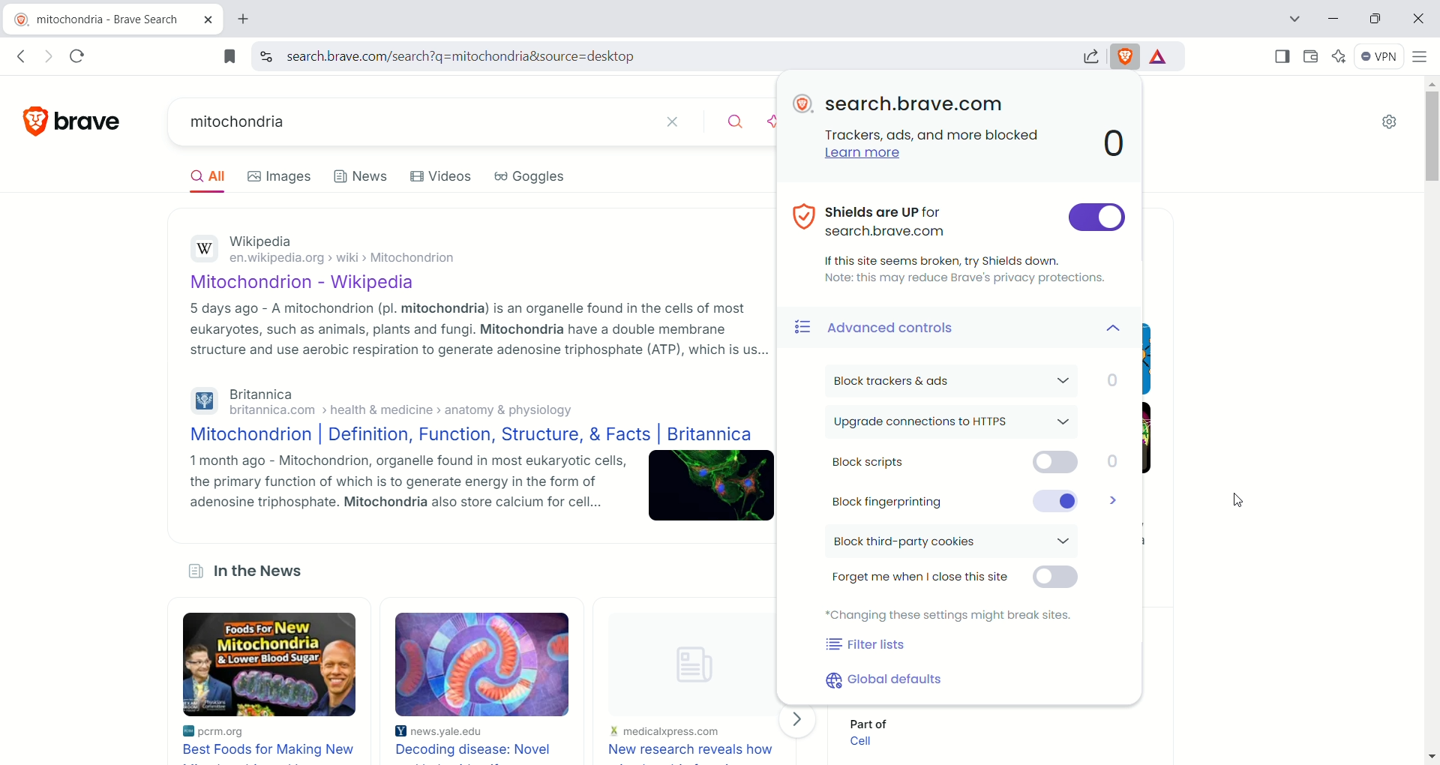 Image resolution: width=1440 pixels, height=765 pixels. I want to click on show sidebar, so click(1279, 56).